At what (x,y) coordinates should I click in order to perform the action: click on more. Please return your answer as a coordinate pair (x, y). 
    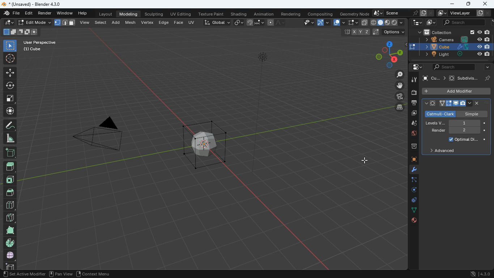
    Looking at the image, I should click on (487, 67).